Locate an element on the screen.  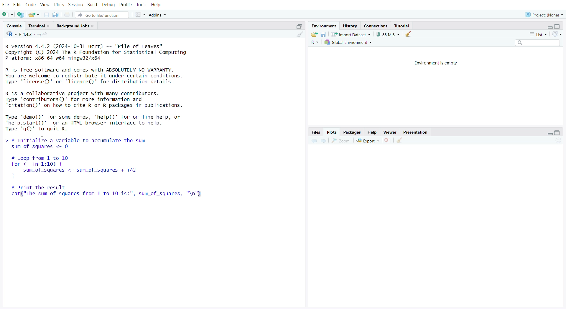
for (i in 1:10) {
sum_of_squares <- sum_of_squares + iA2
} is located at coordinates (96, 171).